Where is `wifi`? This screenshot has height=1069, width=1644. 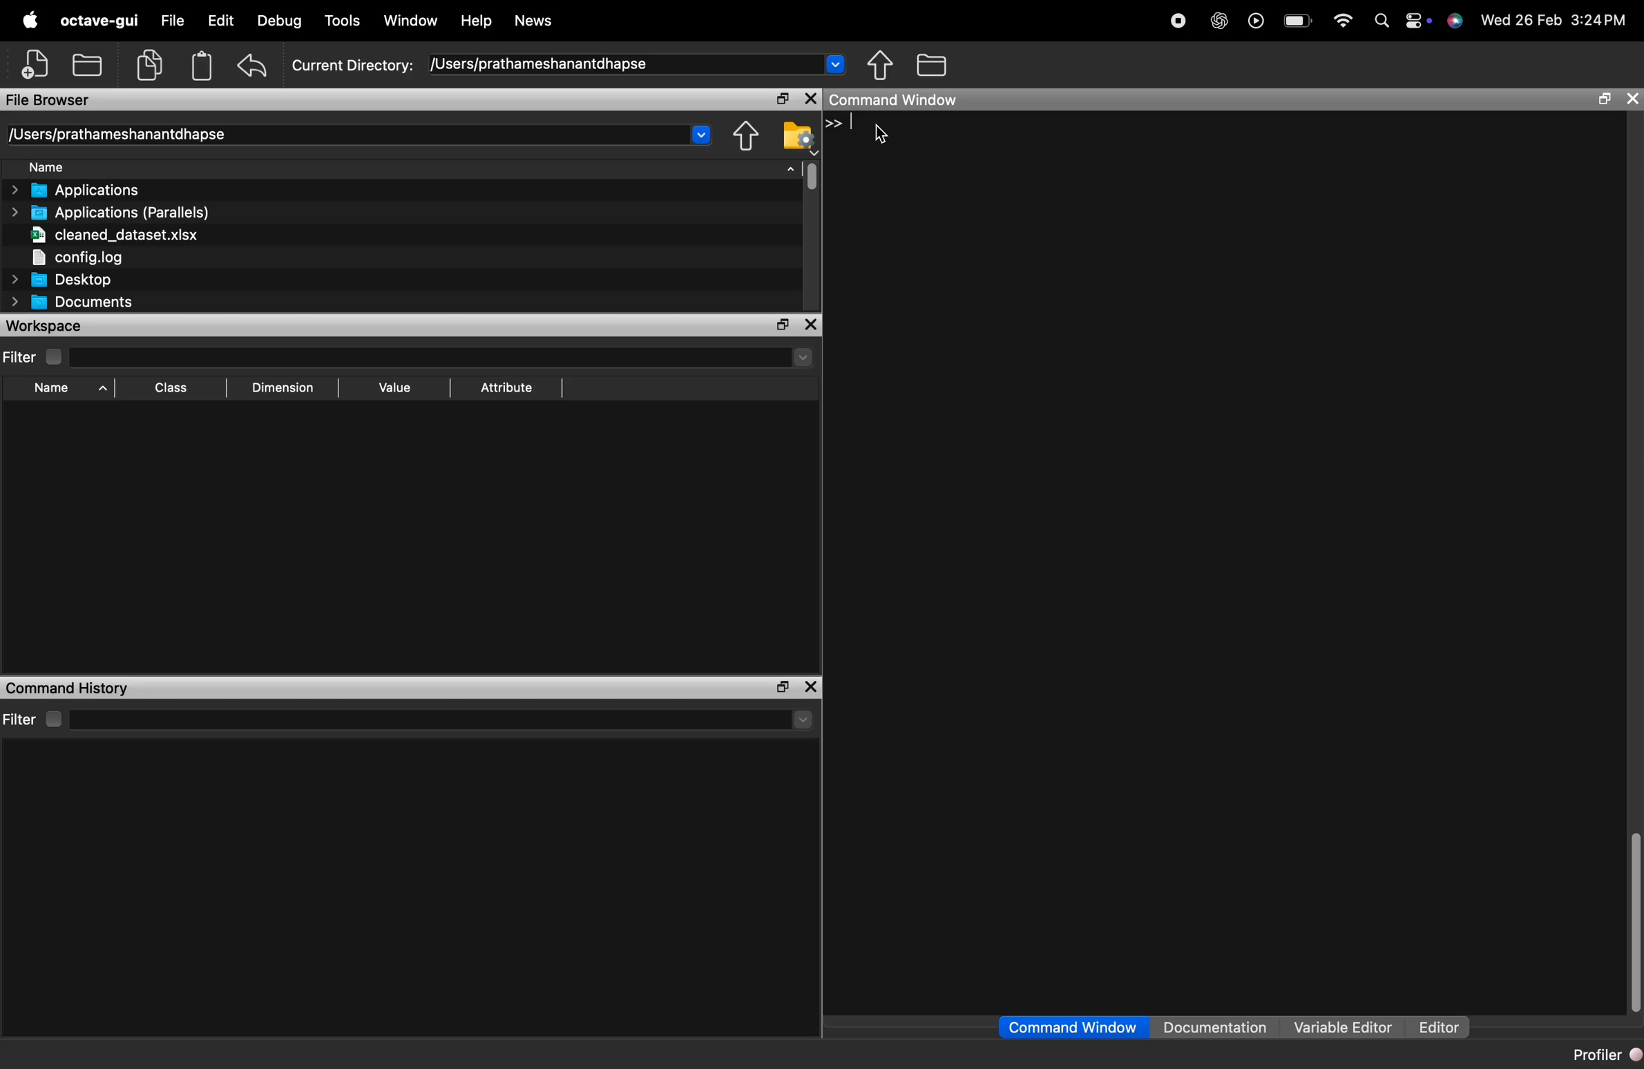 wifi is located at coordinates (1340, 20).